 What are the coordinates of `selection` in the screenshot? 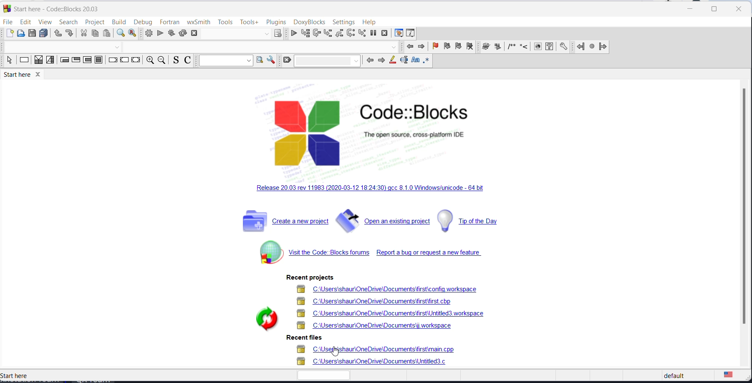 It's located at (50, 61).